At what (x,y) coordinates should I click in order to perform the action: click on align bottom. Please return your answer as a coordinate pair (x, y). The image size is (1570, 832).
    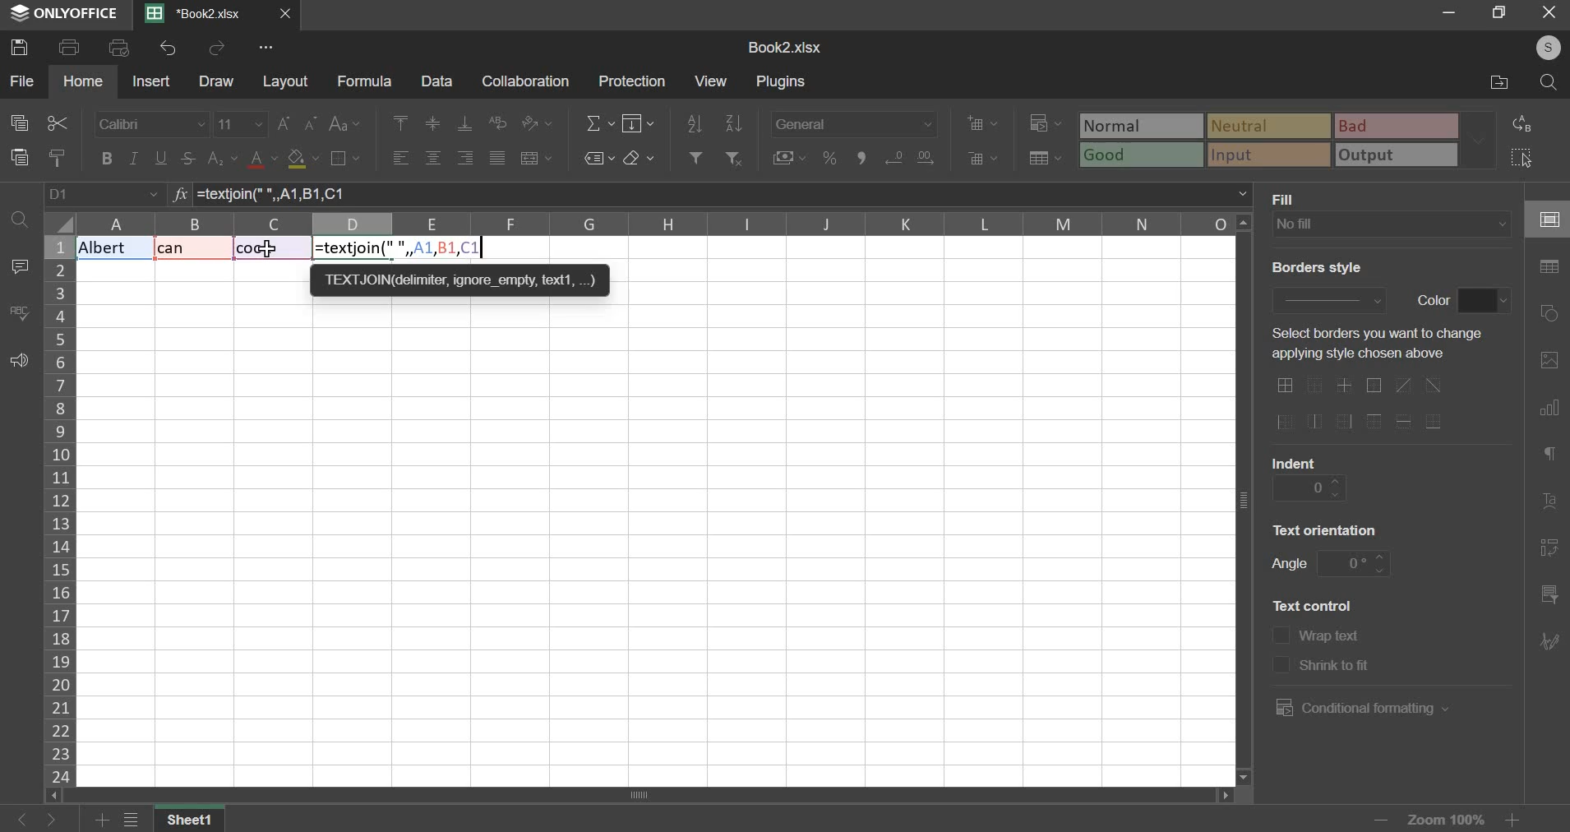
    Looking at the image, I should click on (465, 123).